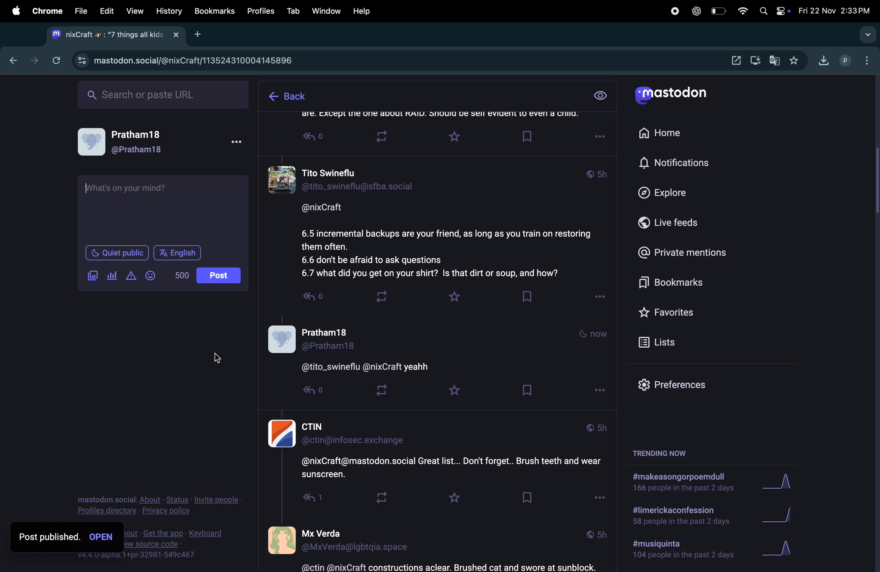 Image resolution: width=880 pixels, height=572 pixels. Describe the element at coordinates (220, 275) in the screenshot. I see `post` at that location.